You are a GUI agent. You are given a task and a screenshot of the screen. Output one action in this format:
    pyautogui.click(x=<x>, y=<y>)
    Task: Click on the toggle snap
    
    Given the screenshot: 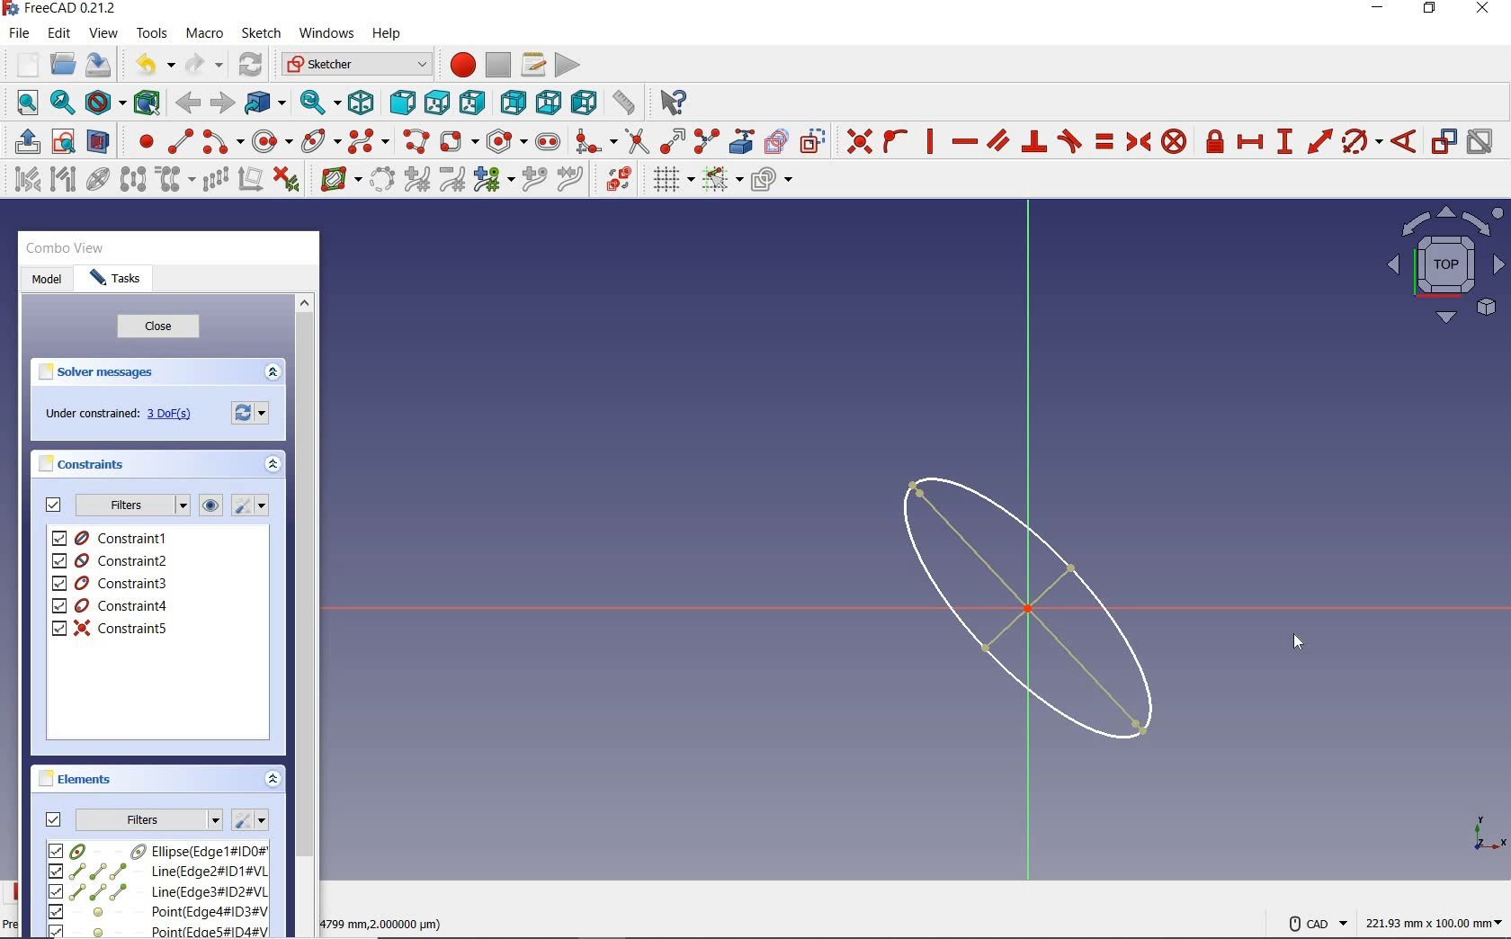 What is the action you would take?
    pyautogui.click(x=721, y=178)
    